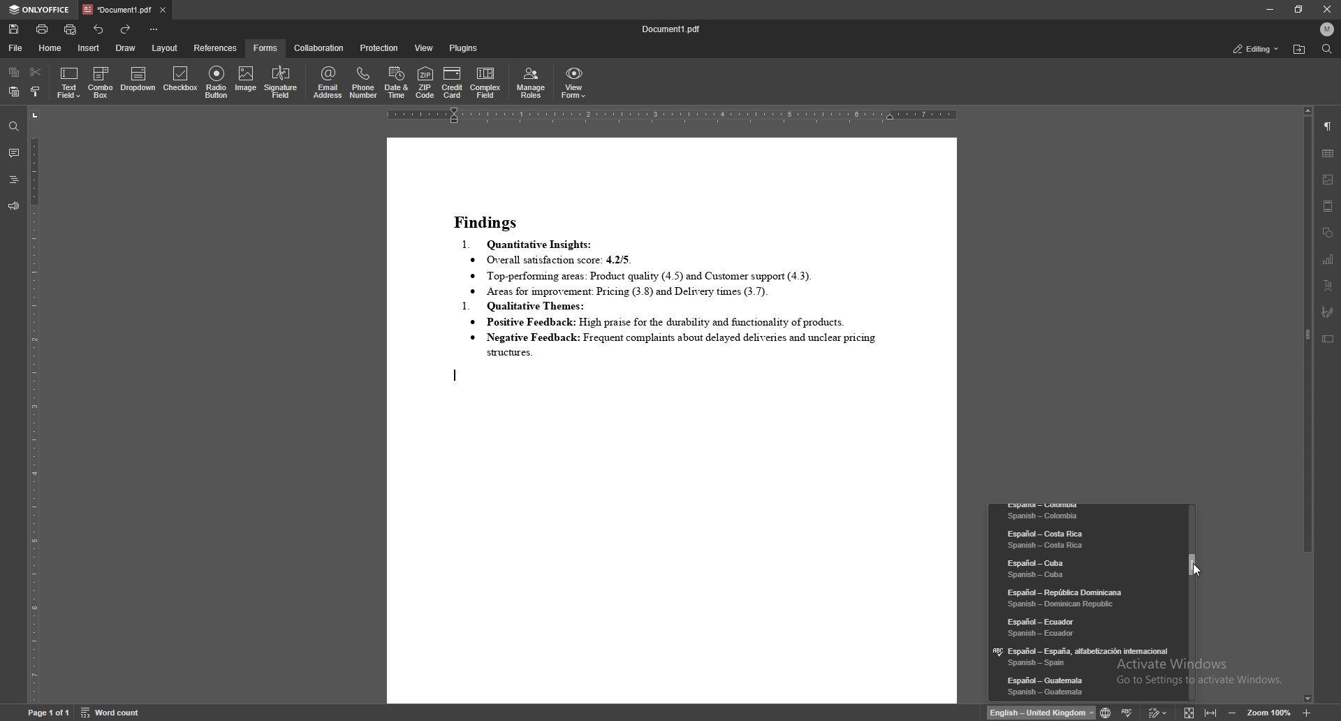 This screenshot has width=1341, height=721. I want to click on checkbox, so click(180, 81).